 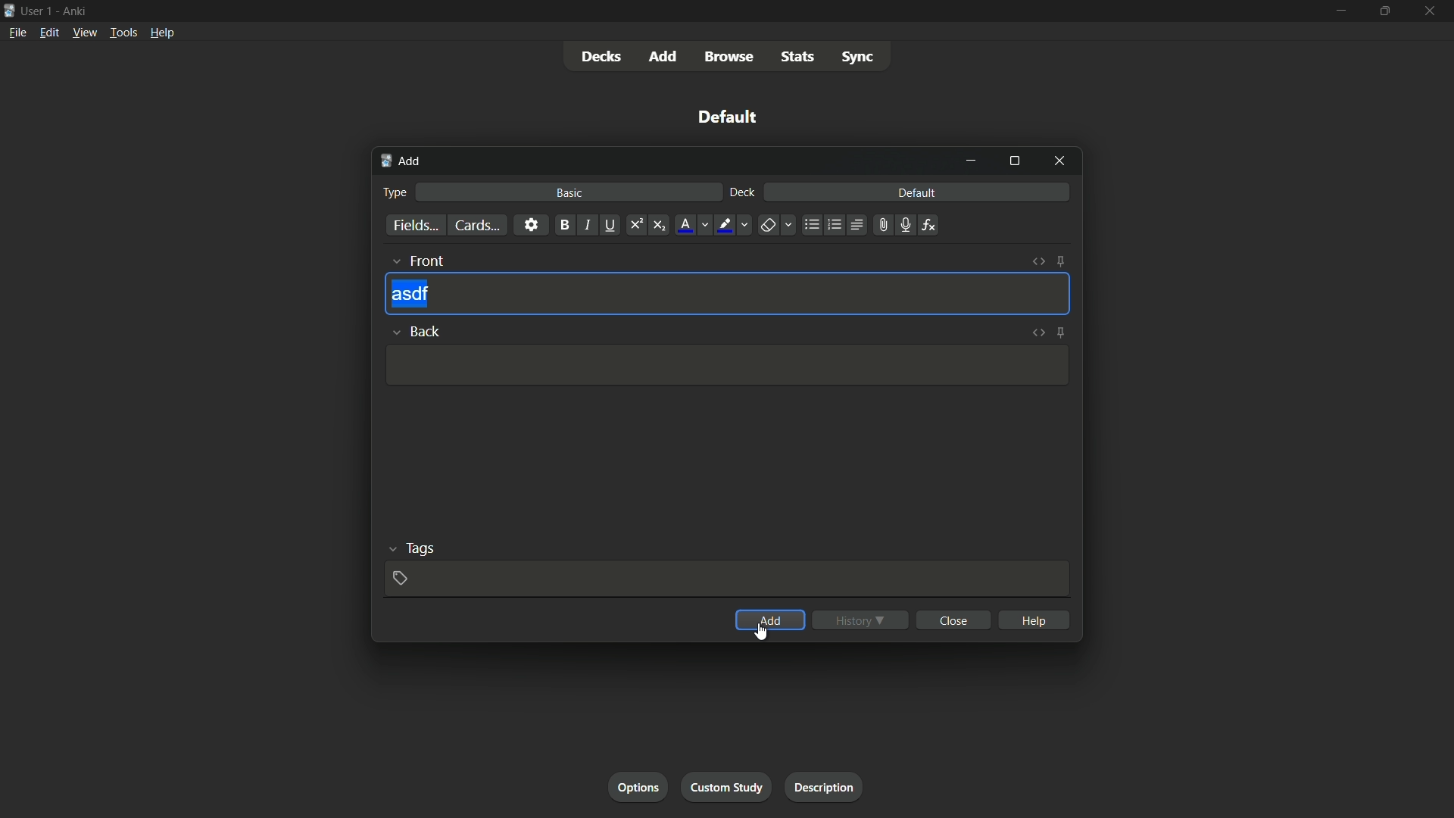 I want to click on cards, so click(x=476, y=225).